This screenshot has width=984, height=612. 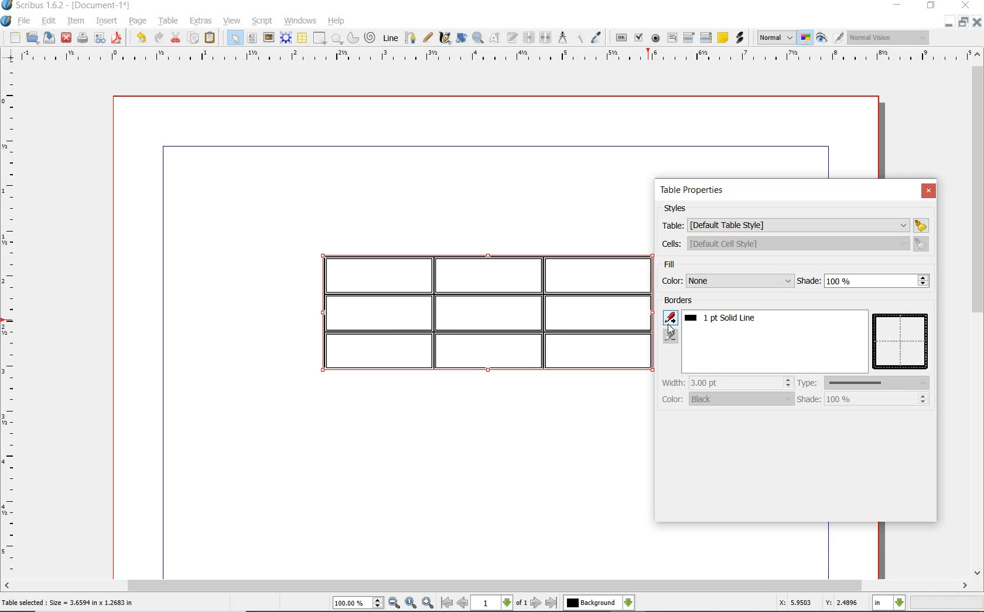 What do you see at coordinates (358, 603) in the screenshot?
I see `select current zoom level` at bounding box center [358, 603].